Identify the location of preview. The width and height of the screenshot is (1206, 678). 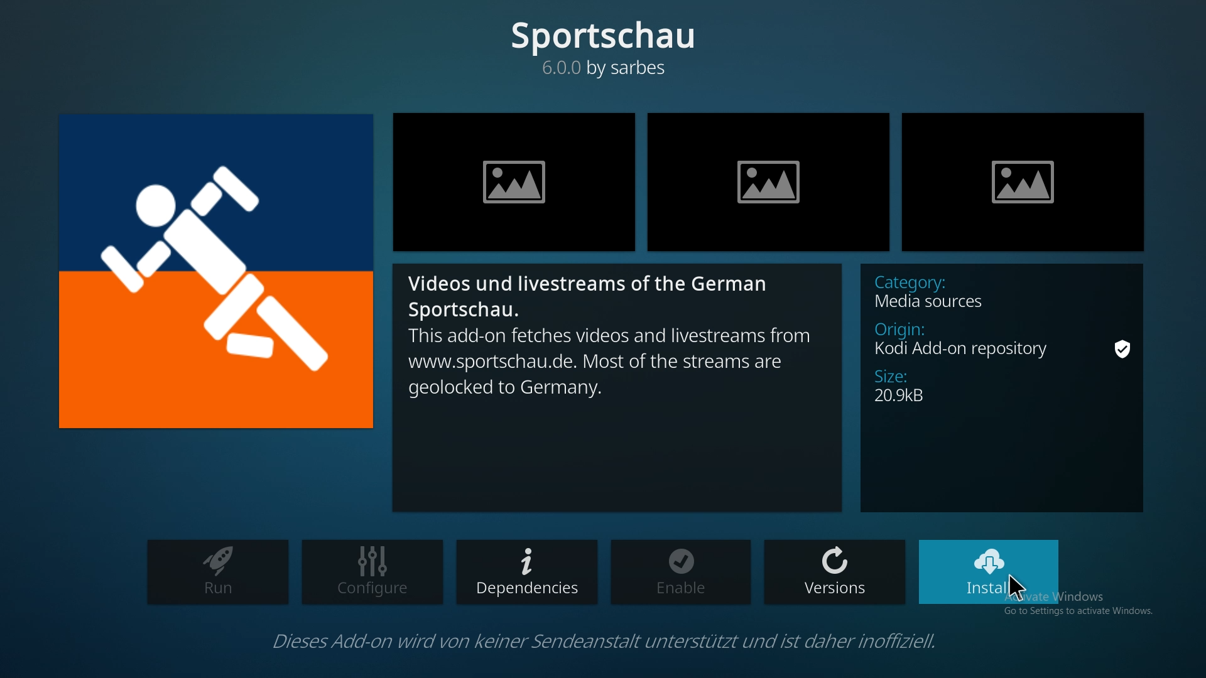
(516, 181).